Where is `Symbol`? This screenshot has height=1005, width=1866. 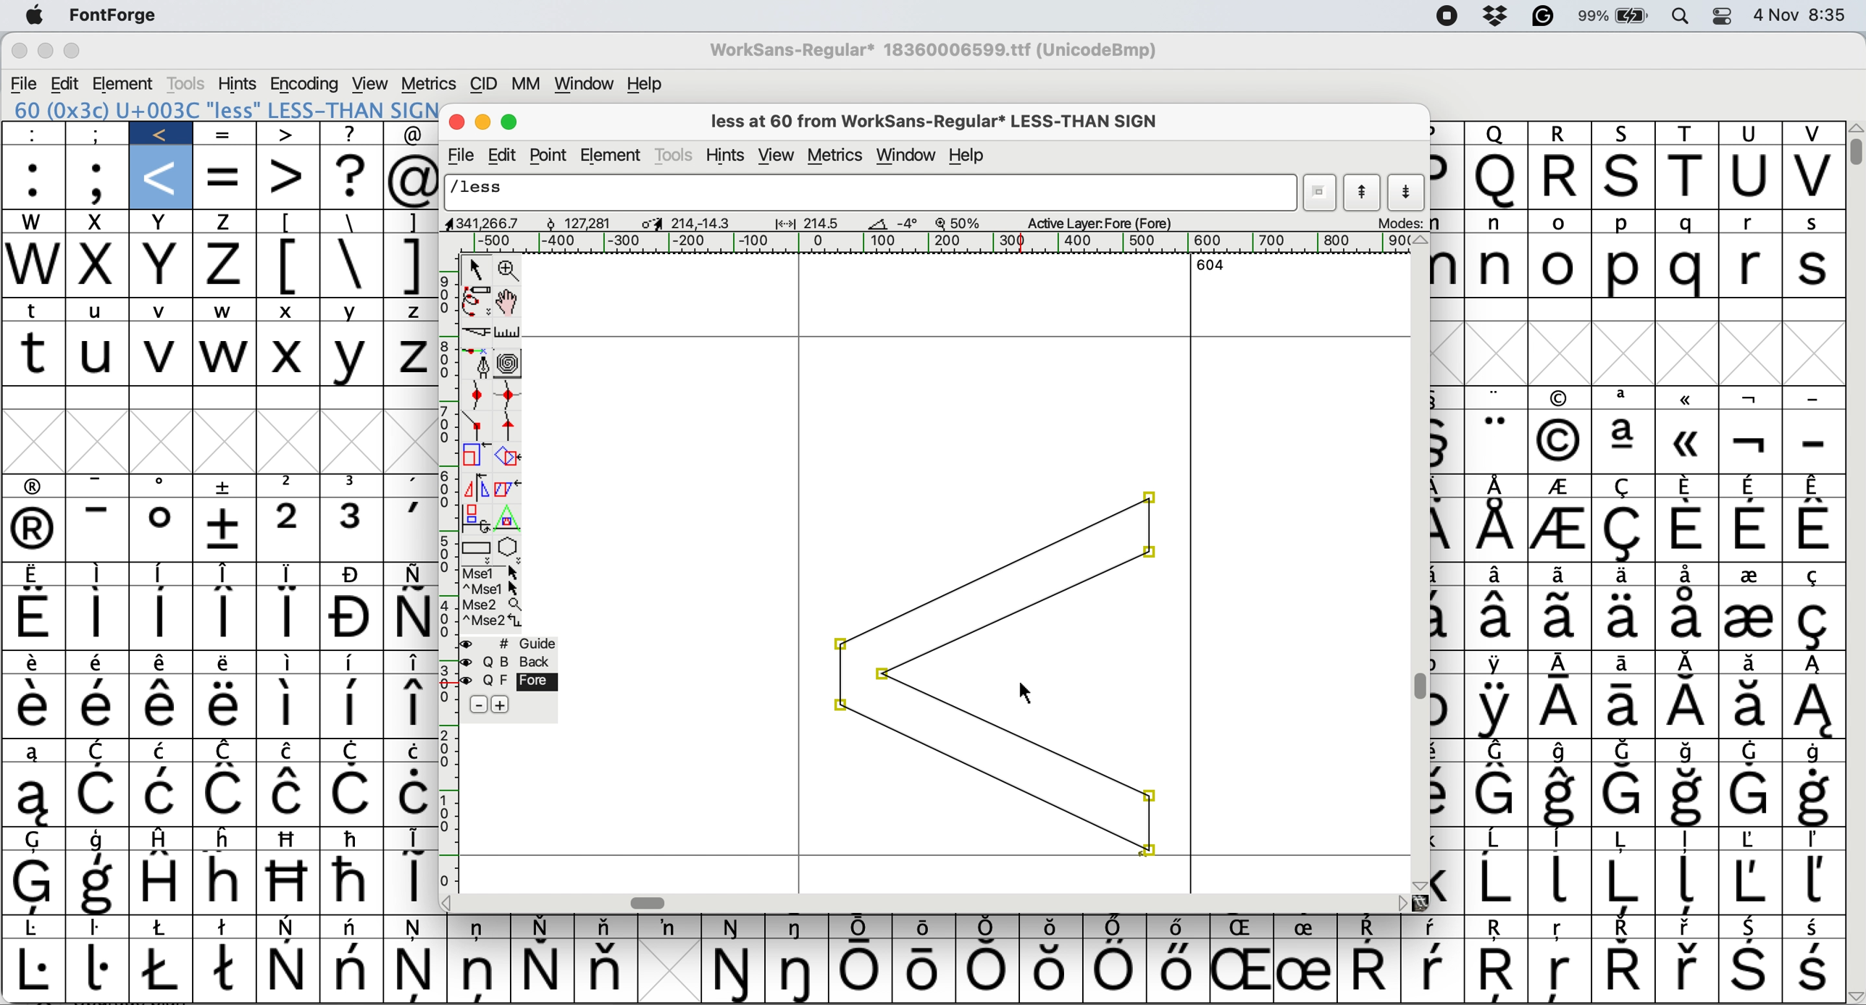 Symbol is located at coordinates (1625, 971).